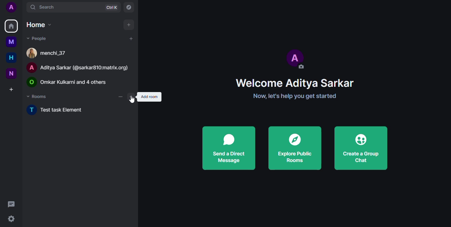 This screenshot has width=451, height=227. I want to click on ctrlK, so click(112, 7).